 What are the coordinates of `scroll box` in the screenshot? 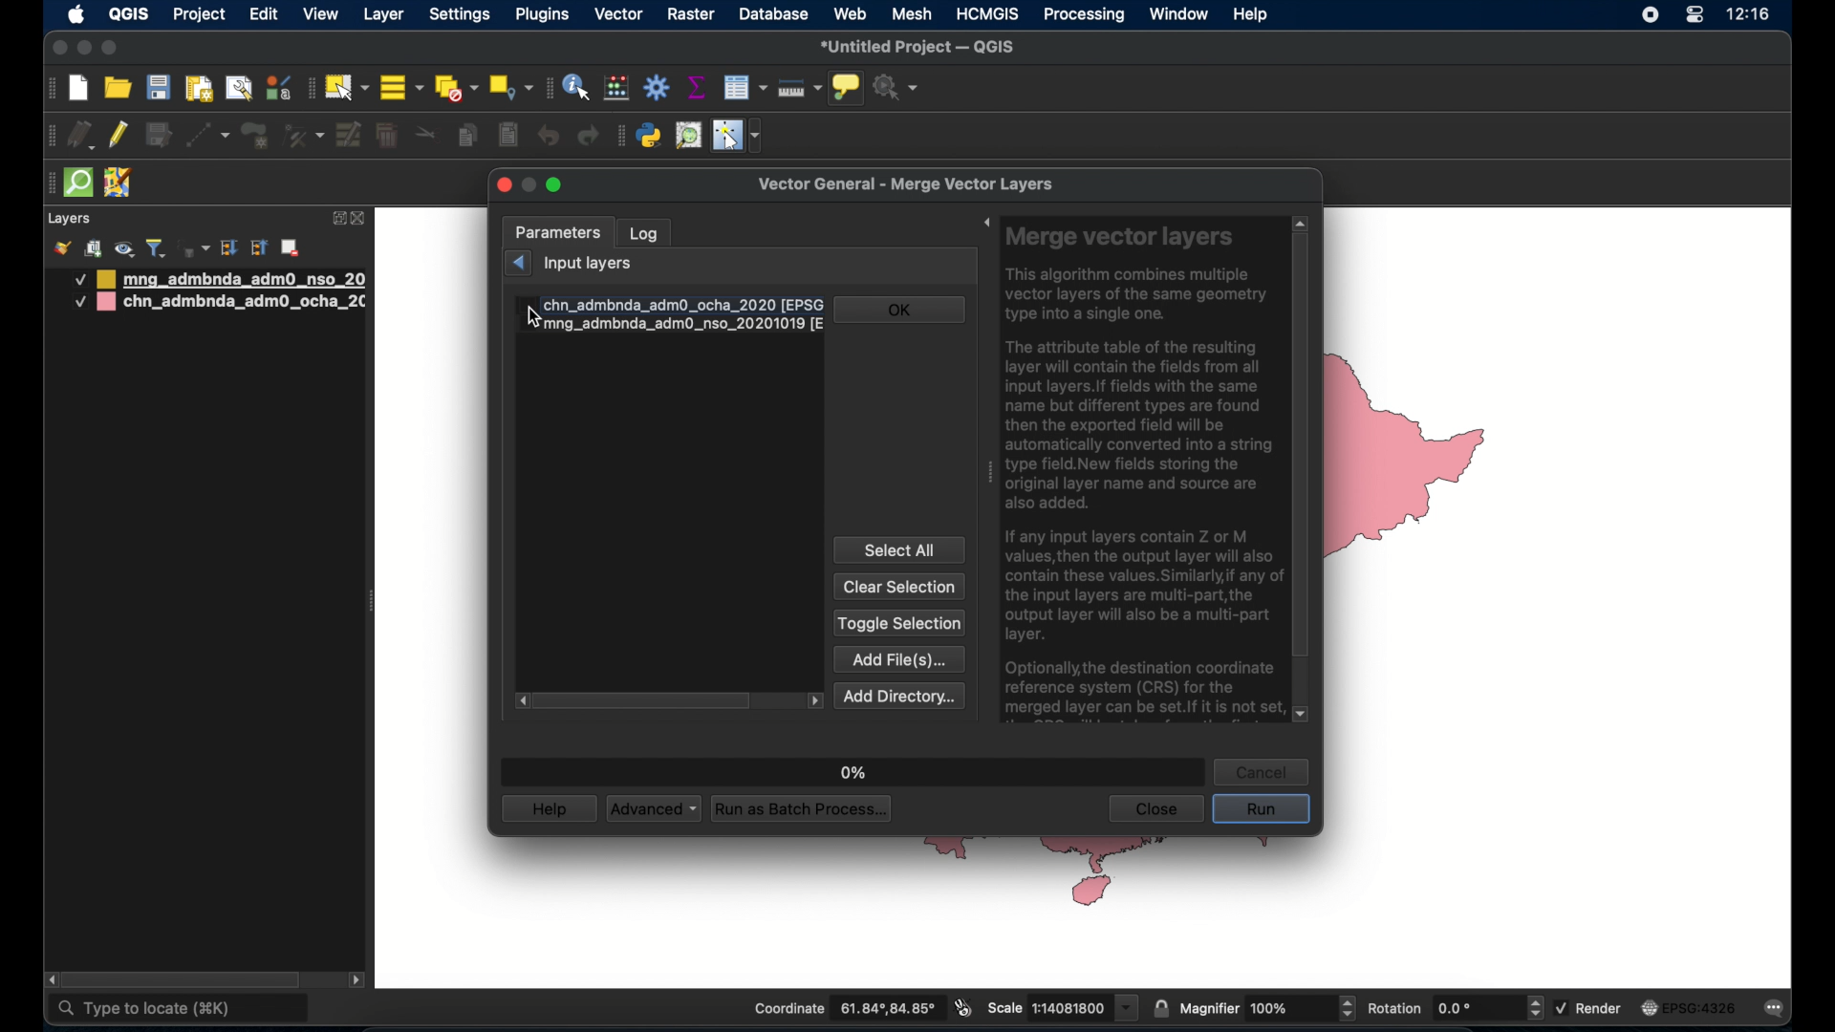 It's located at (644, 701).